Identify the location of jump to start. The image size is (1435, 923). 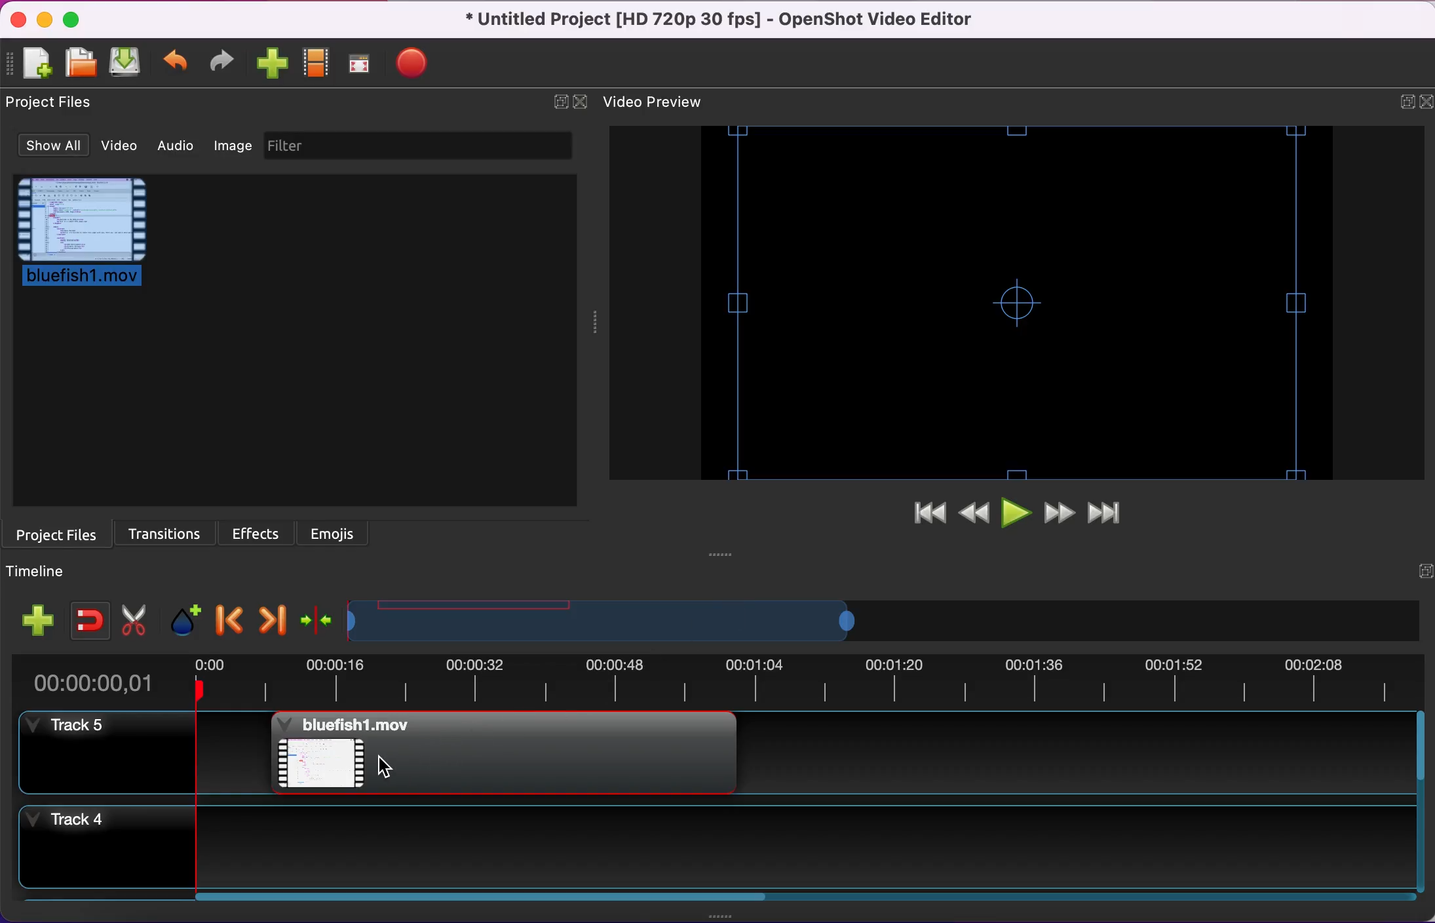
(921, 515).